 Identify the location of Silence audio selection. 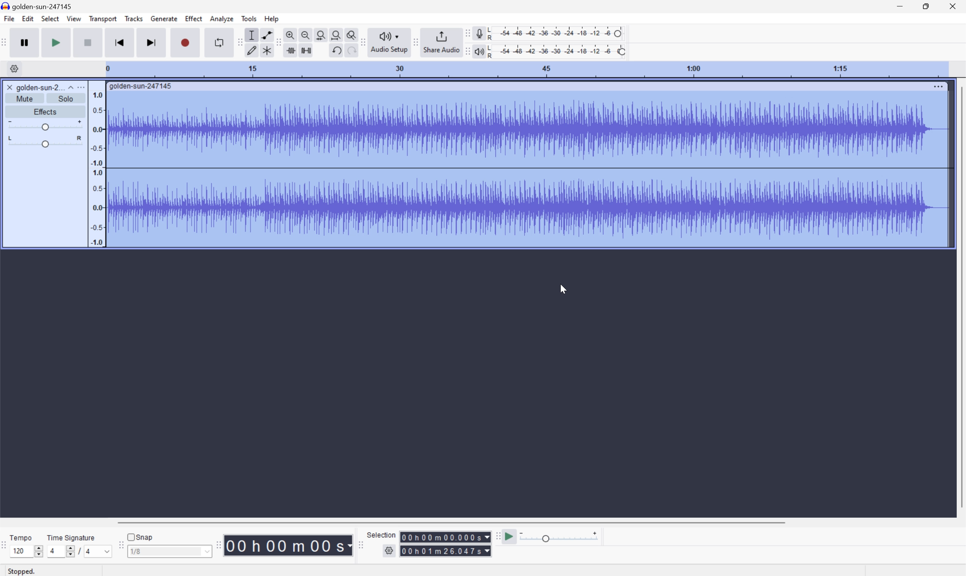
(307, 49).